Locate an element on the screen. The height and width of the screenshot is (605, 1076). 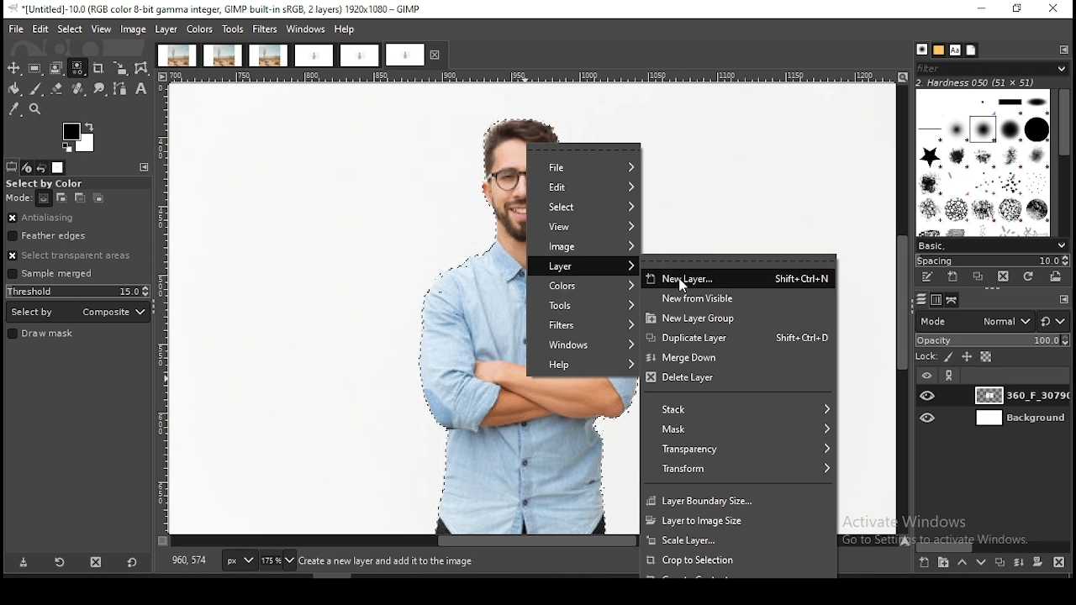
units is located at coordinates (239, 560).